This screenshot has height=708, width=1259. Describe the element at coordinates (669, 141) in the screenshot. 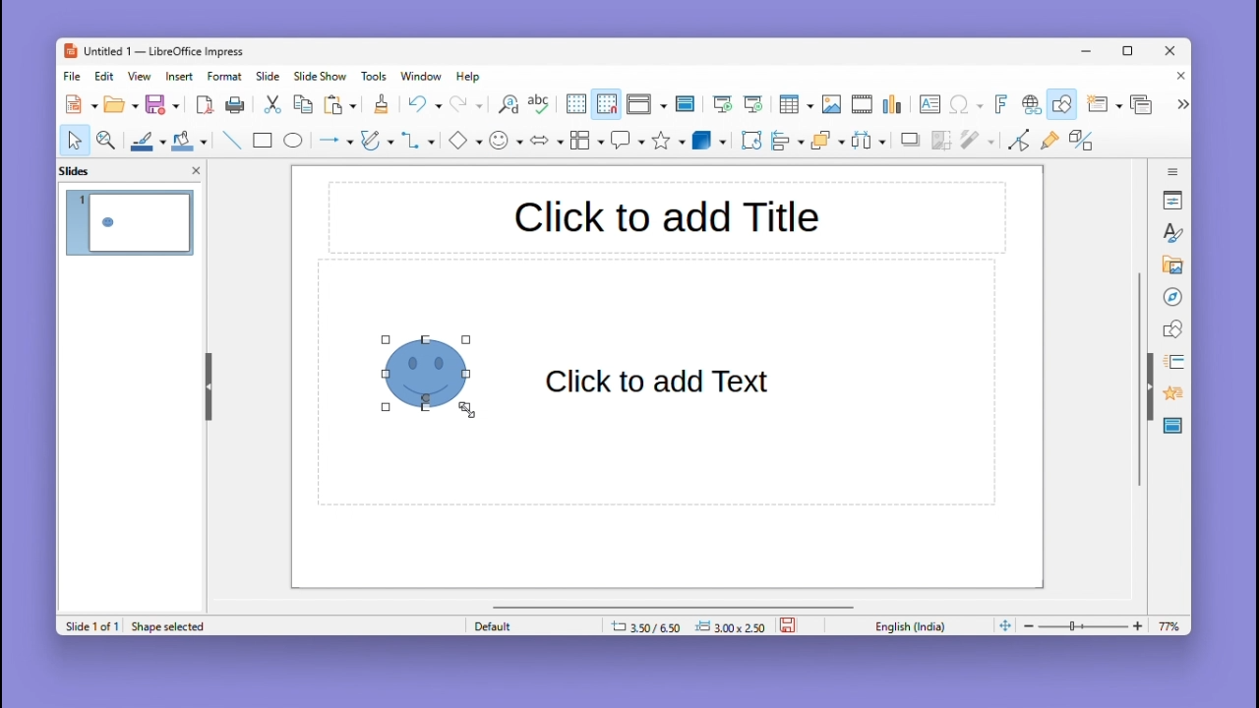

I see `Star` at that location.